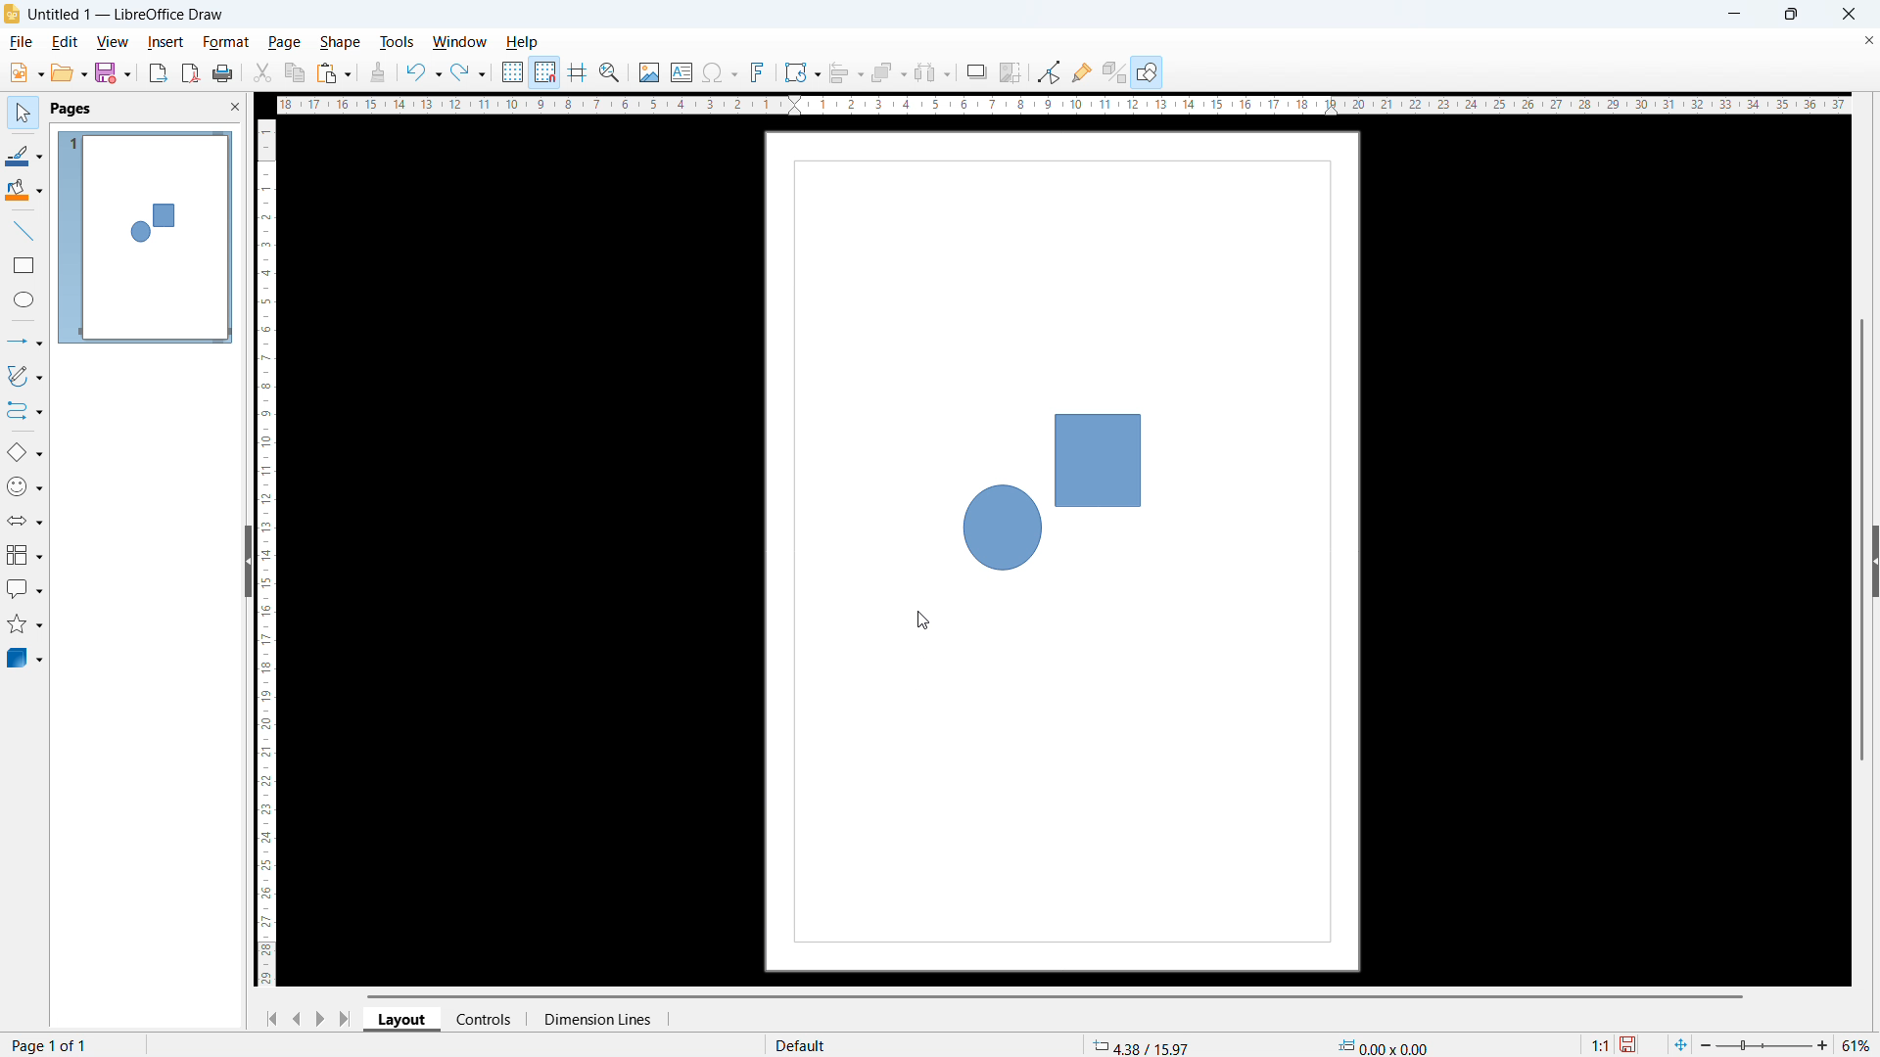 The height and width of the screenshot is (1057, 1880). What do you see at coordinates (1731, 14) in the screenshot?
I see `minimize` at bounding box center [1731, 14].